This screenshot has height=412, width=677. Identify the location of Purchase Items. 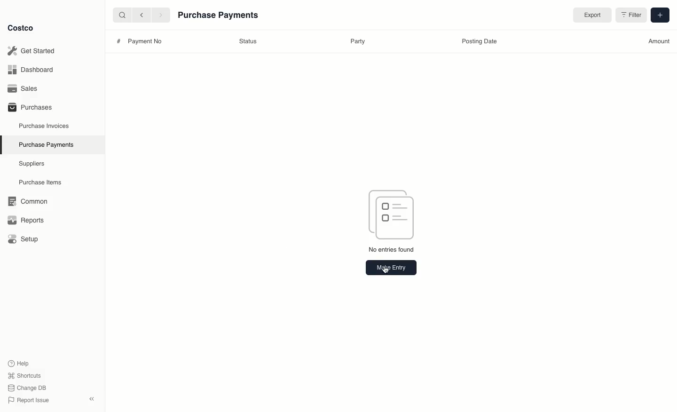
(41, 182).